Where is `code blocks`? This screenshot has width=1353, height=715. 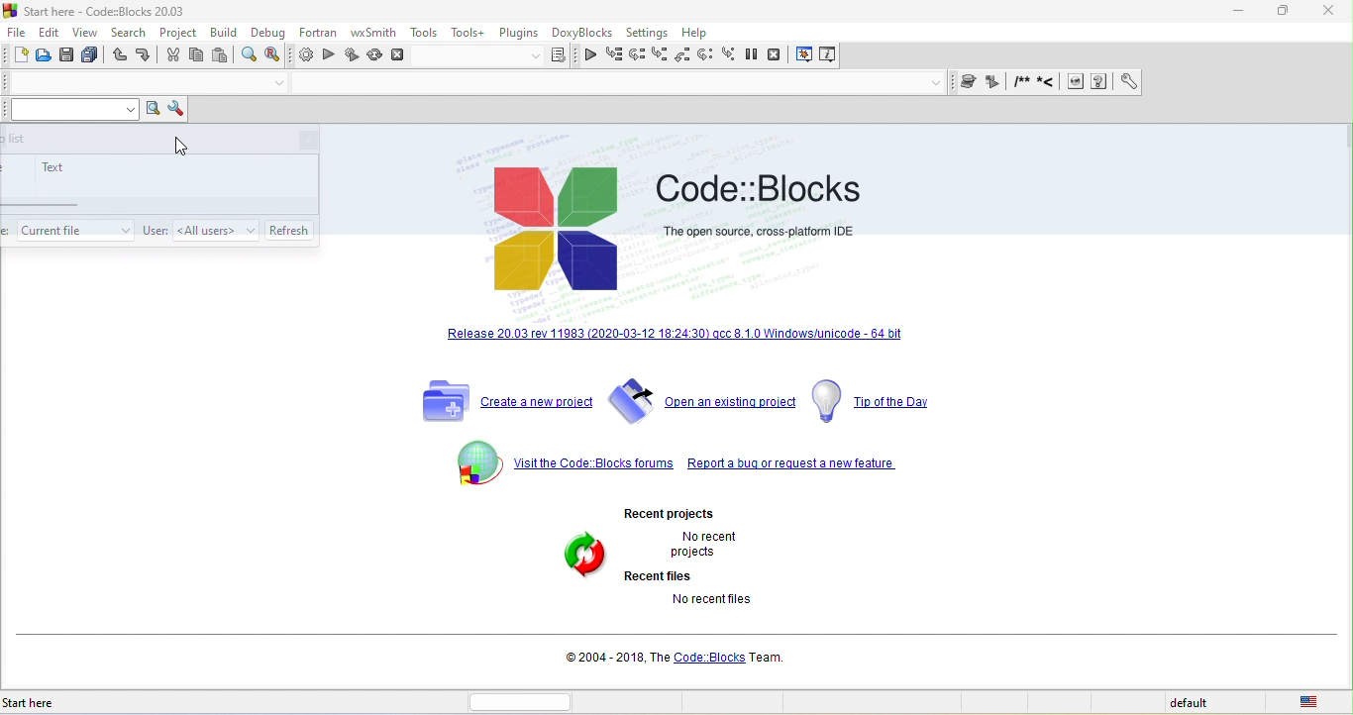
code blocks is located at coordinates (559, 231).